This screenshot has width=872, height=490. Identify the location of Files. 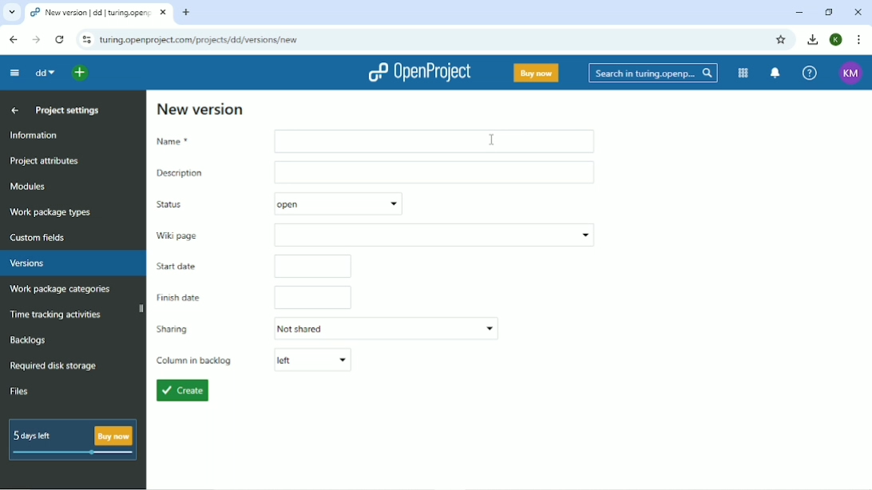
(19, 390).